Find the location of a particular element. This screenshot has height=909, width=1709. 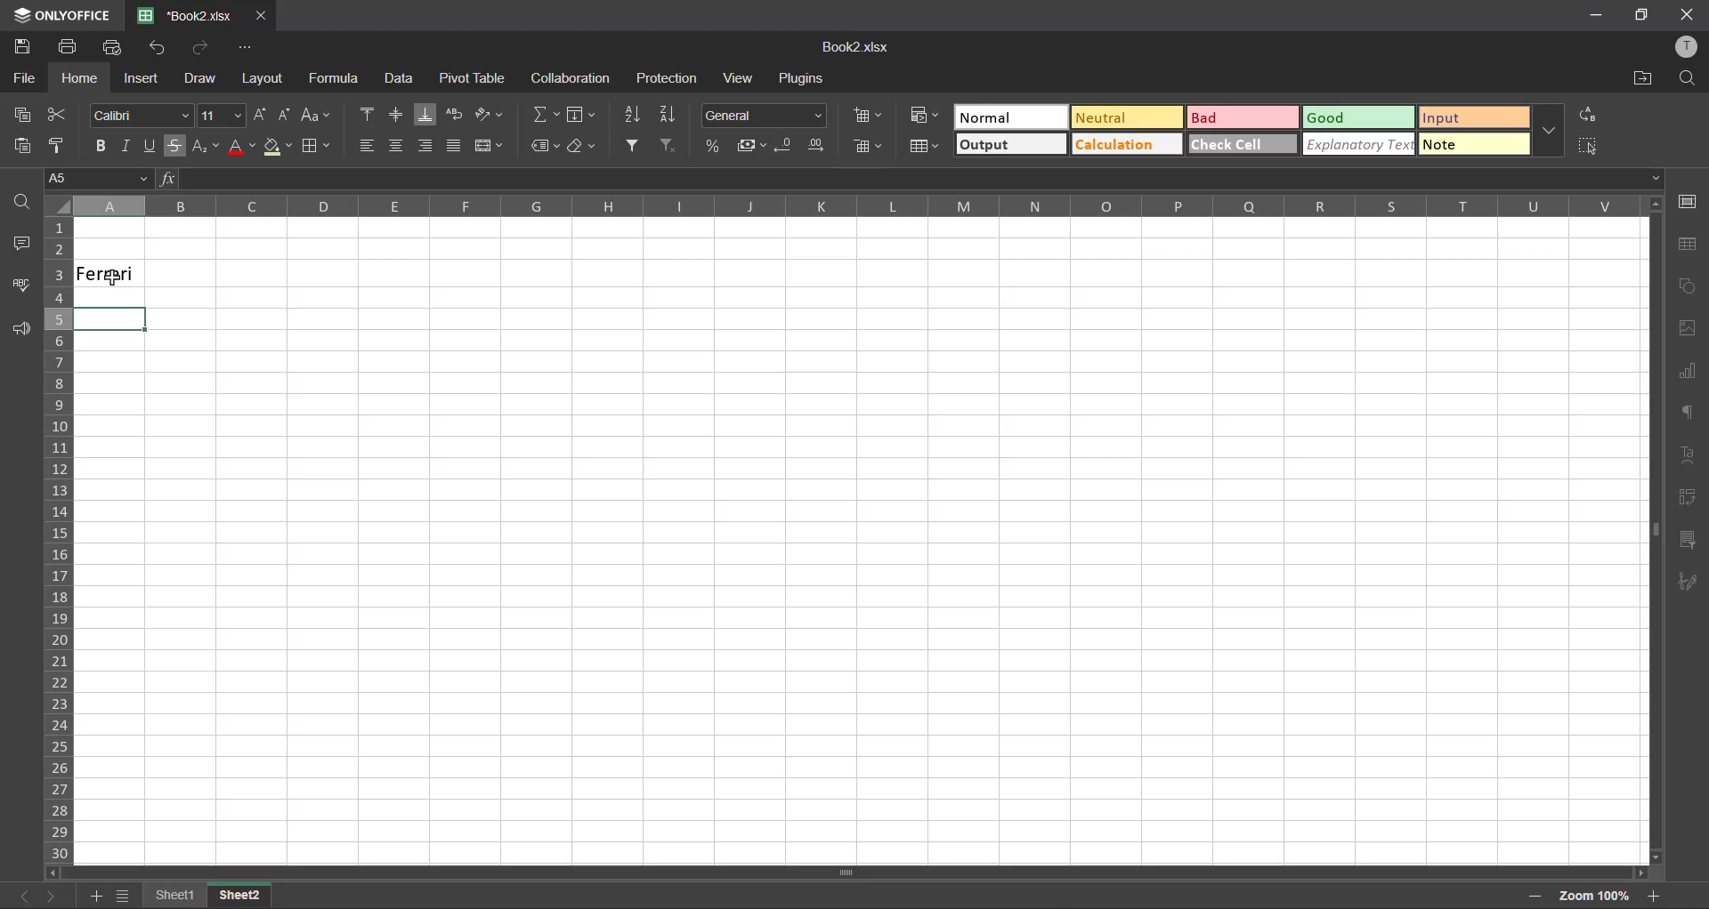

increment size is located at coordinates (262, 114).